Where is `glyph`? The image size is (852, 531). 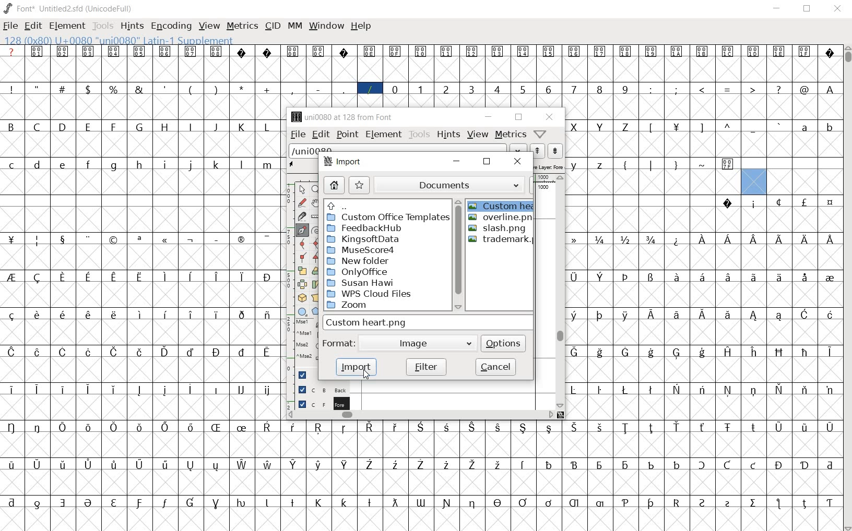
glyph is located at coordinates (37, 427).